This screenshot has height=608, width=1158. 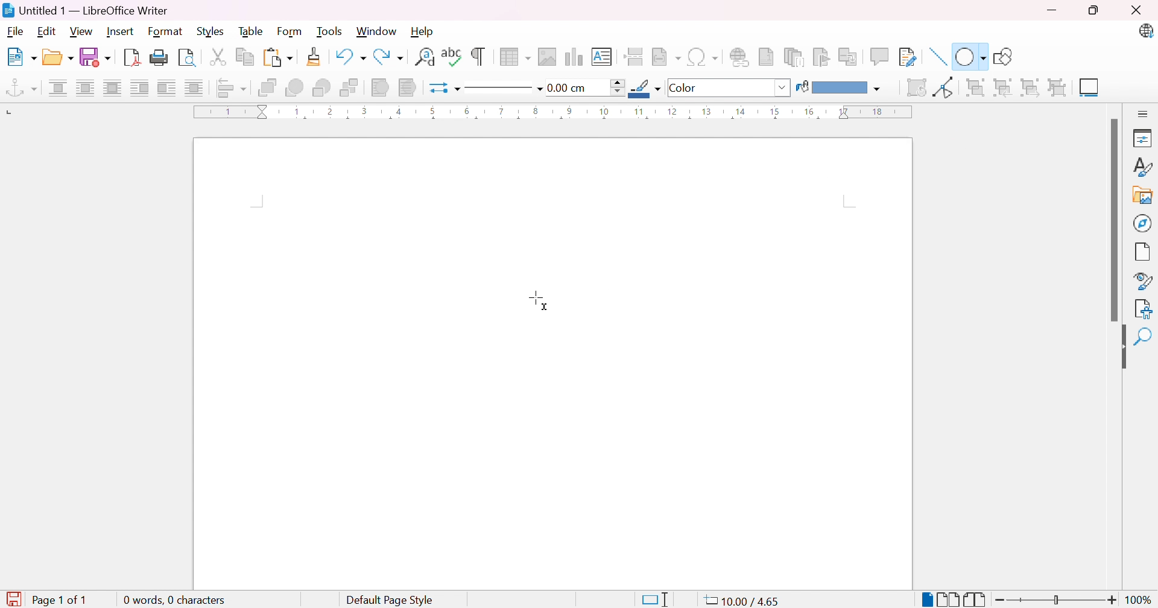 I want to click on Show track changes fuctions, so click(x=908, y=58).